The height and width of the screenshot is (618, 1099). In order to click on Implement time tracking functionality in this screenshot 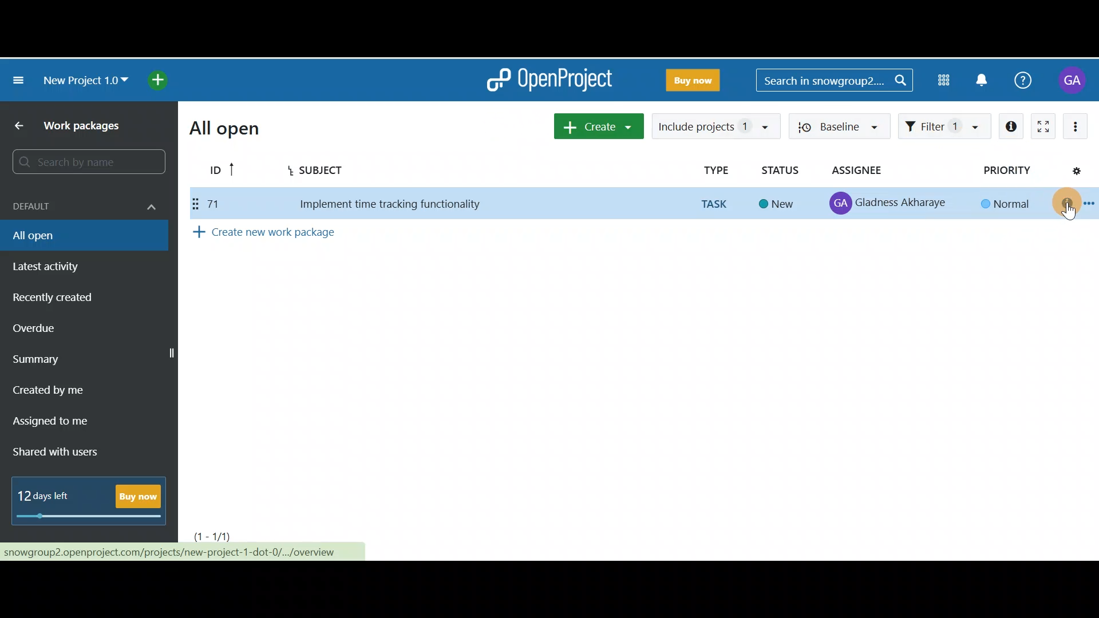, I will do `click(392, 204)`.